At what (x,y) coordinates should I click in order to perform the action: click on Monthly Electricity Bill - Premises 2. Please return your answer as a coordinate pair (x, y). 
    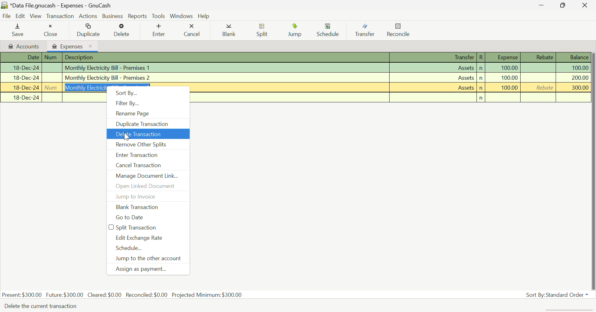
    Looking at the image, I should click on (295, 77).